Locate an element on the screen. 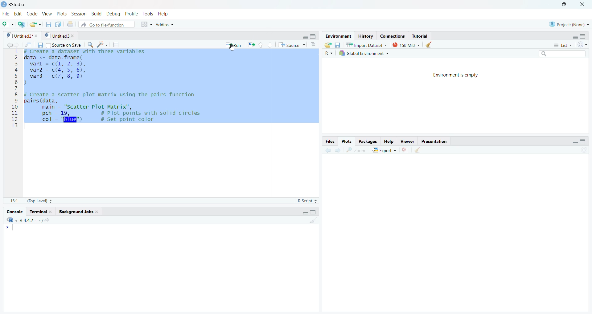  clear console is located at coordinates (313, 221).